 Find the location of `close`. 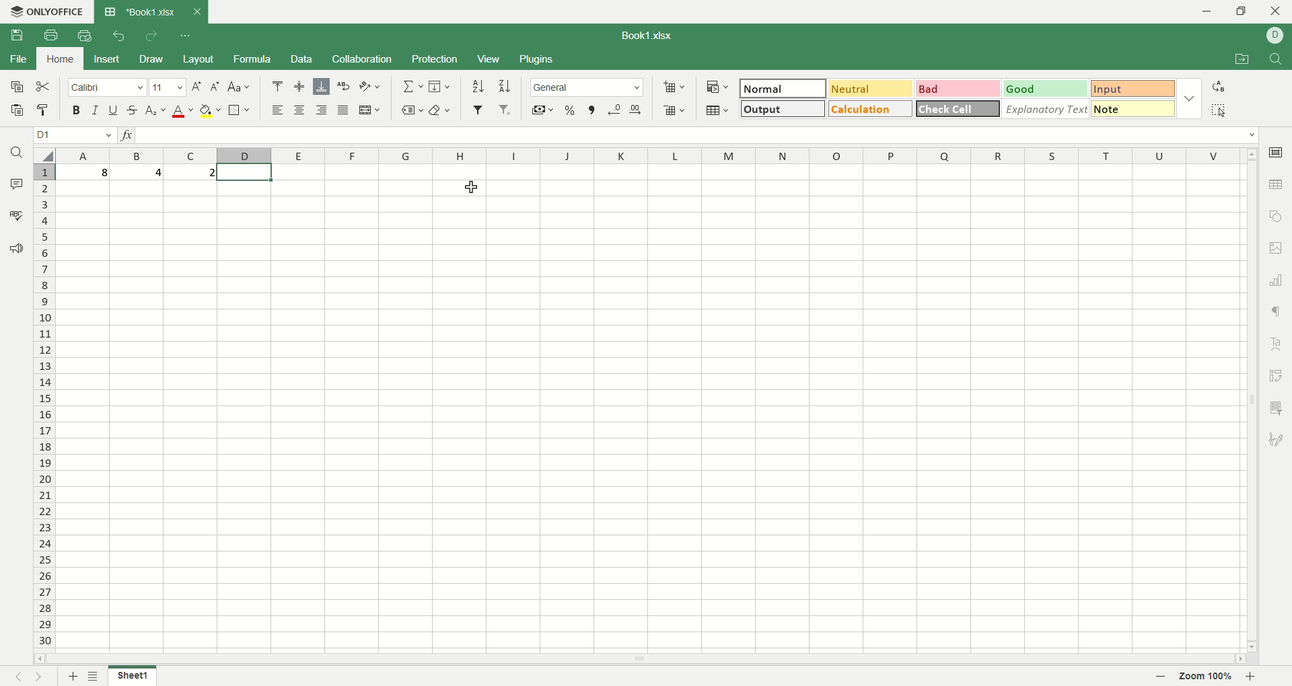

close is located at coordinates (196, 12).